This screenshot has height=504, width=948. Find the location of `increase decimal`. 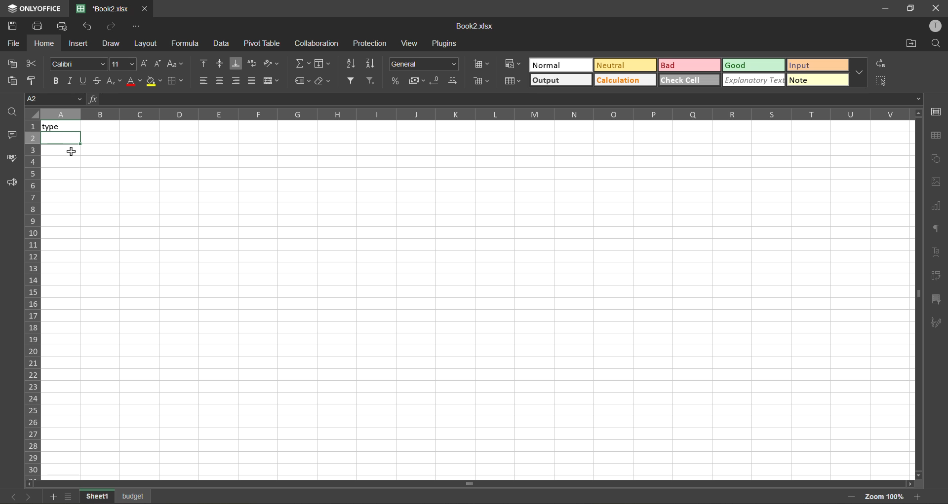

increase decimal is located at coordinates (456, 81).